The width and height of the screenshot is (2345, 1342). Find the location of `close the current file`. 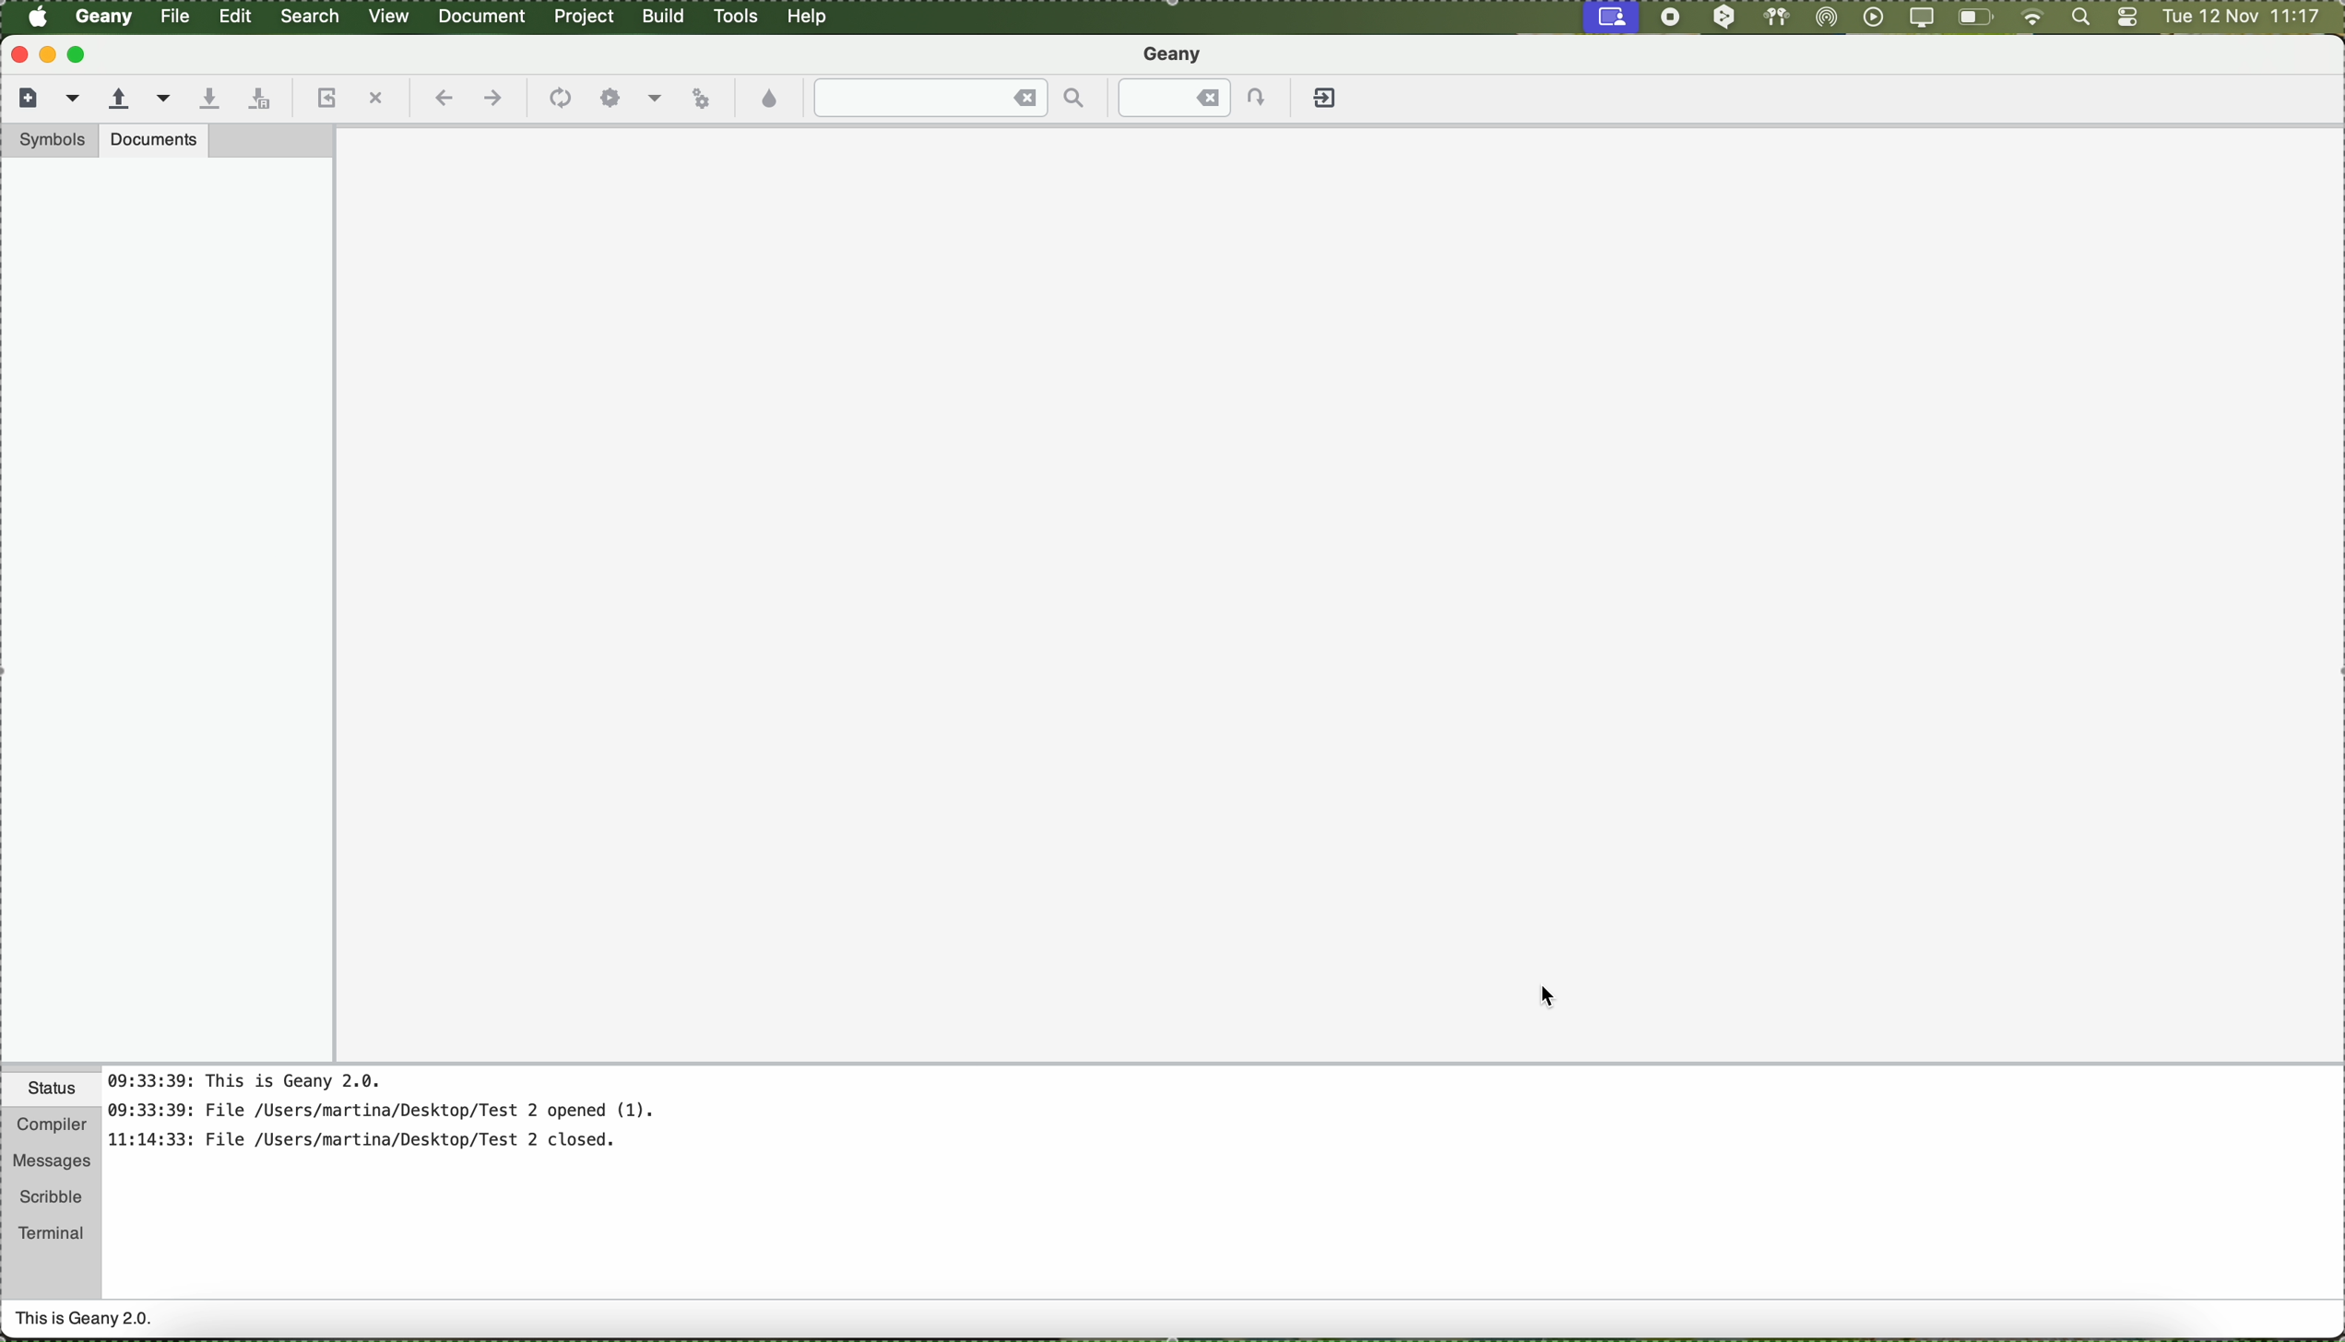

close the current file is located at coordinates (375, 100).